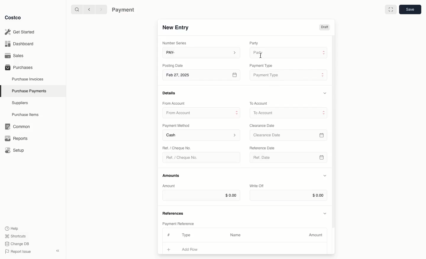 This screenshot has width=426, height=259. What do you see at coordinates (410, 9) in the screenshot?
I see `Save` at bounding box center [410, 9].